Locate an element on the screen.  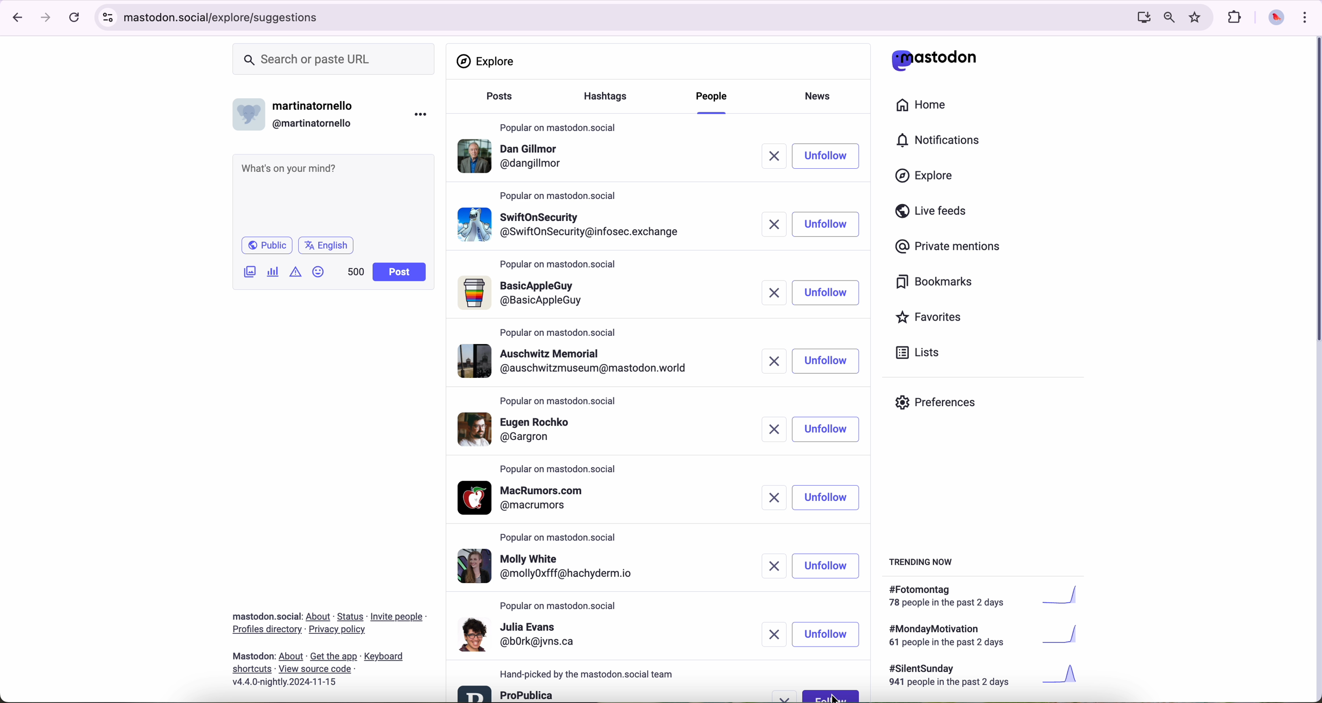
remove is located at coordinates (773, 567).